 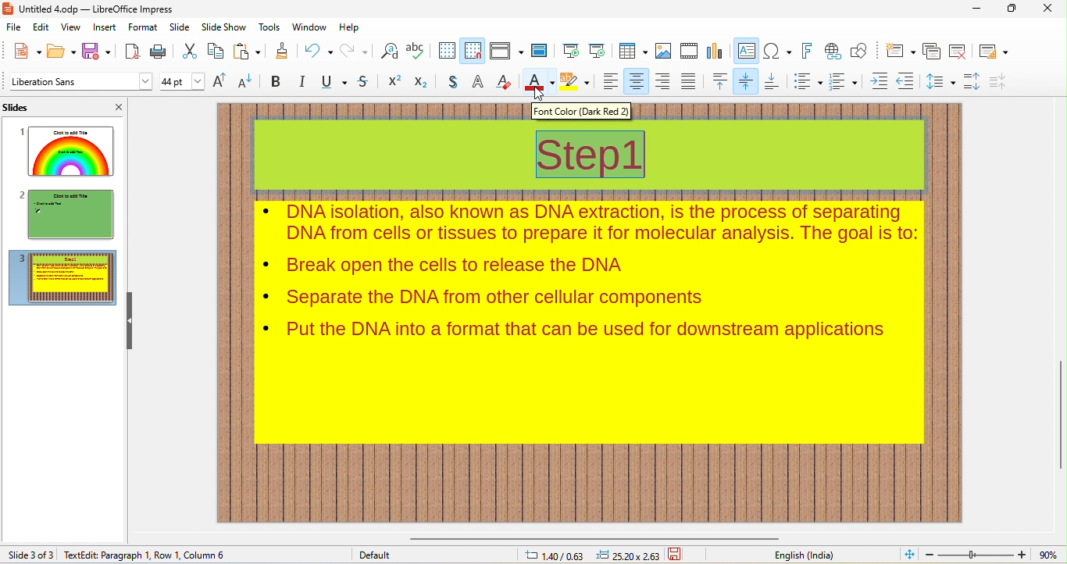 I want to click on numbered, so click(x=846, y=81).